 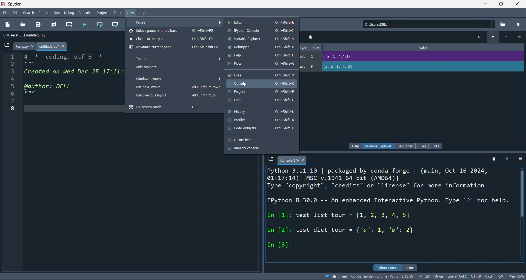 I want to click on close current pane, so click(x=172, y=39).